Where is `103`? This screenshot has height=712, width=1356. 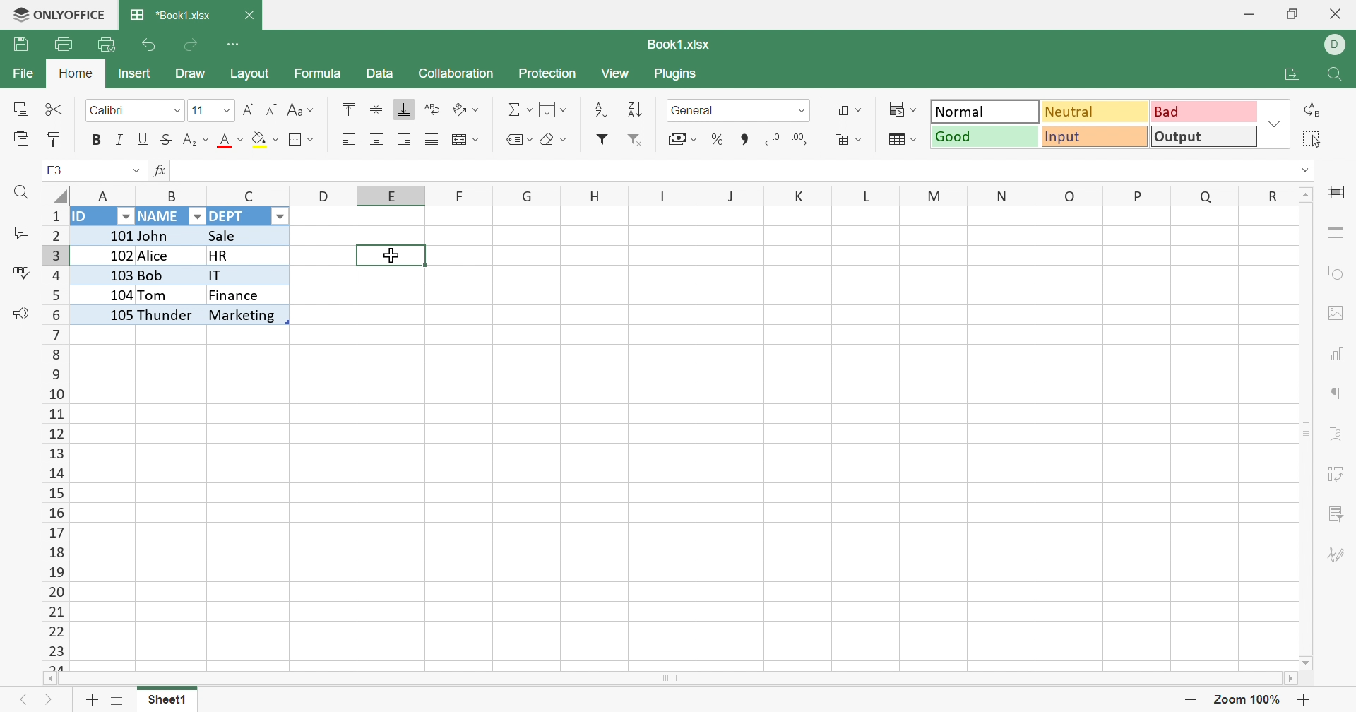
103 is located at coordinates (105, 274).